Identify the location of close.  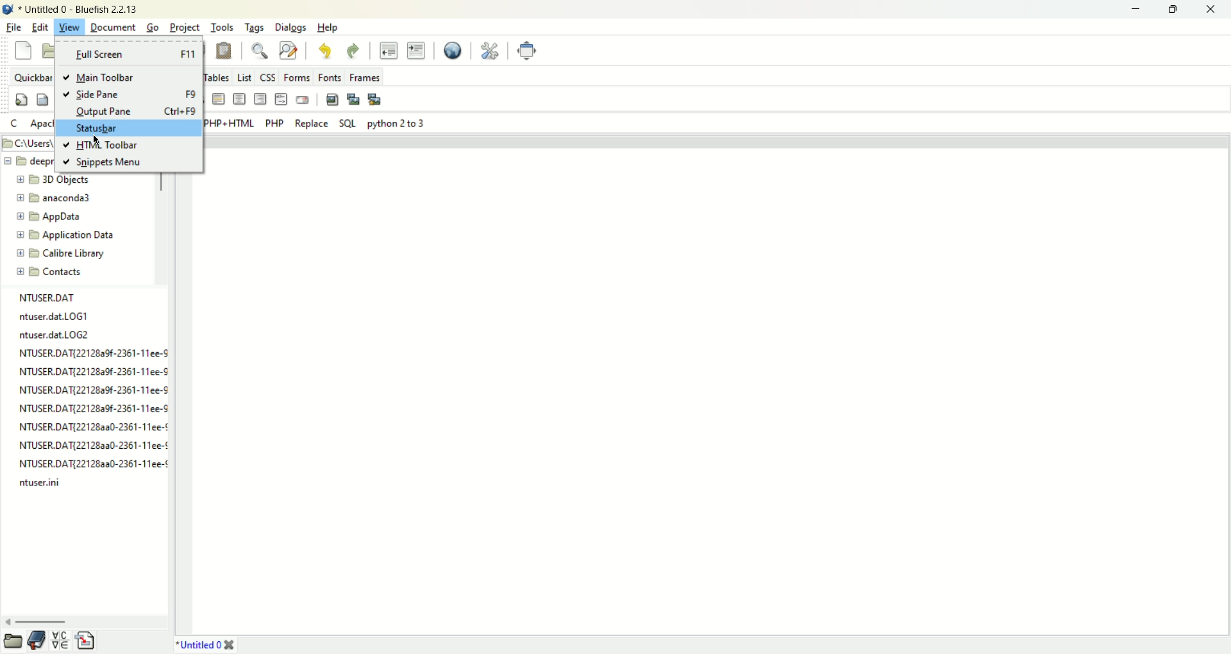
(230, 646).